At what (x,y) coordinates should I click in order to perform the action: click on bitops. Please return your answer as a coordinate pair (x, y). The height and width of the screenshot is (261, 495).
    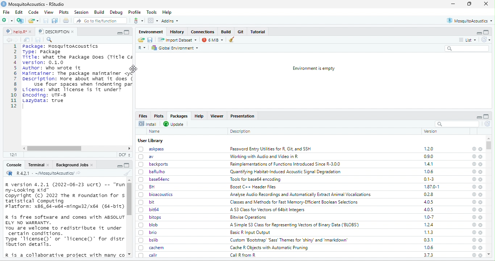
    Looking at the image, I should click on (150, 217).